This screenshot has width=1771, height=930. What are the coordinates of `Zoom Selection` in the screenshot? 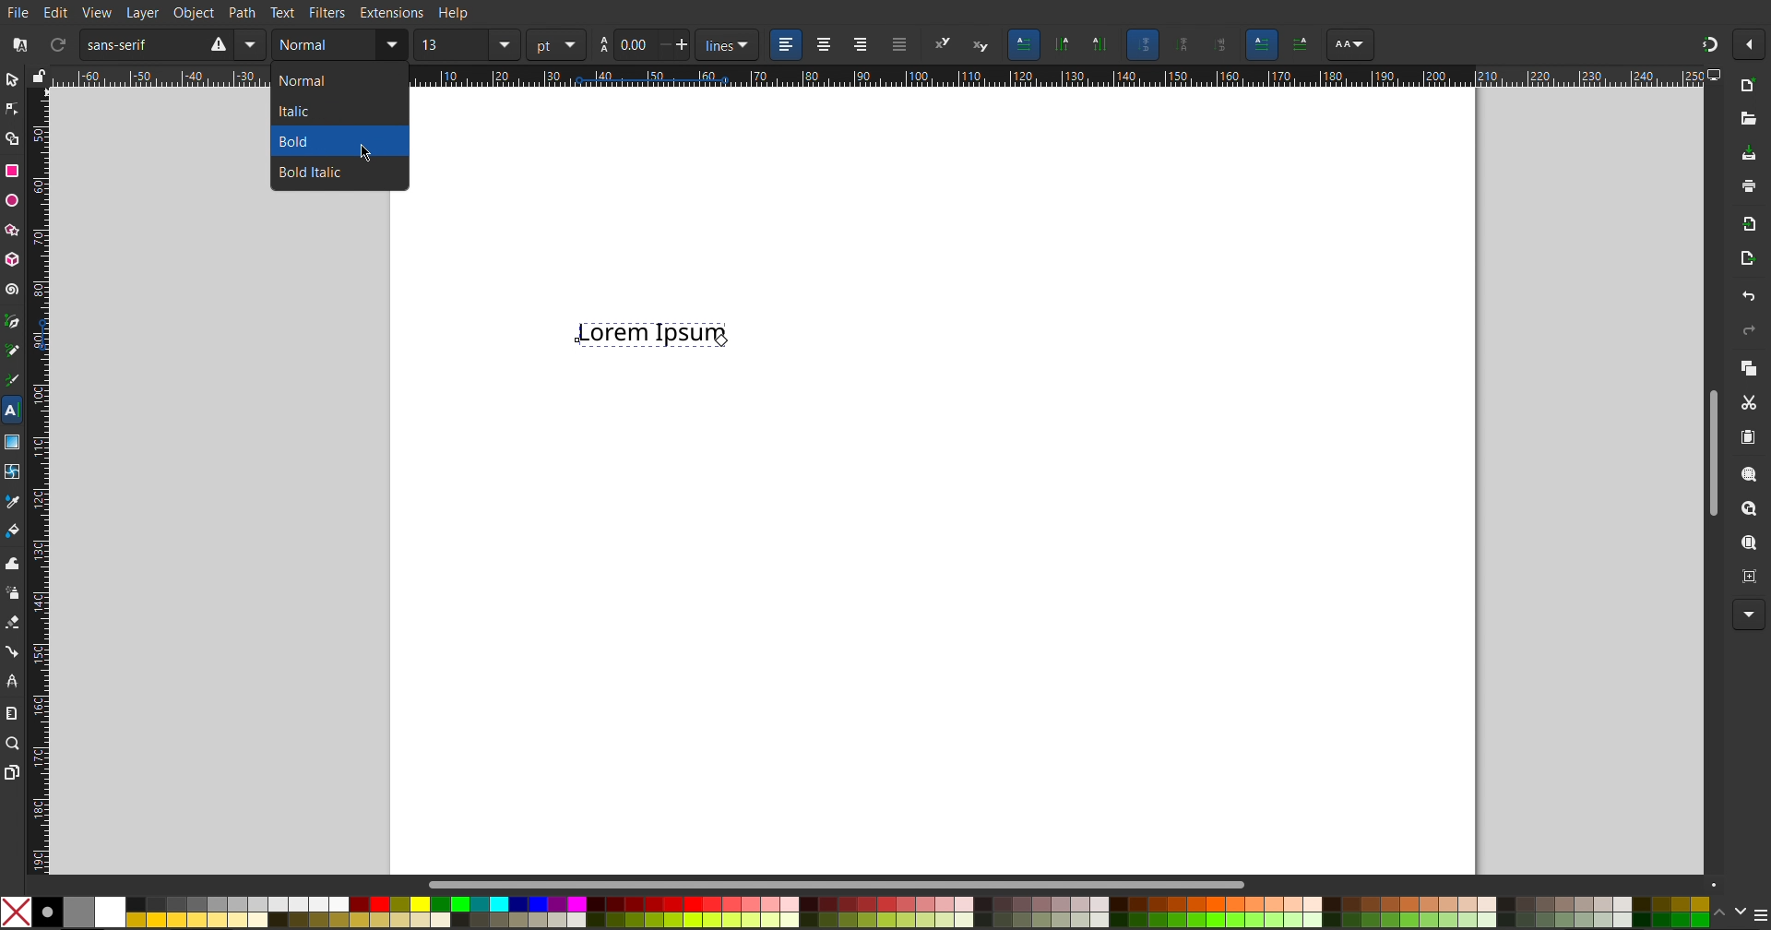 It's located at (1742, 473).